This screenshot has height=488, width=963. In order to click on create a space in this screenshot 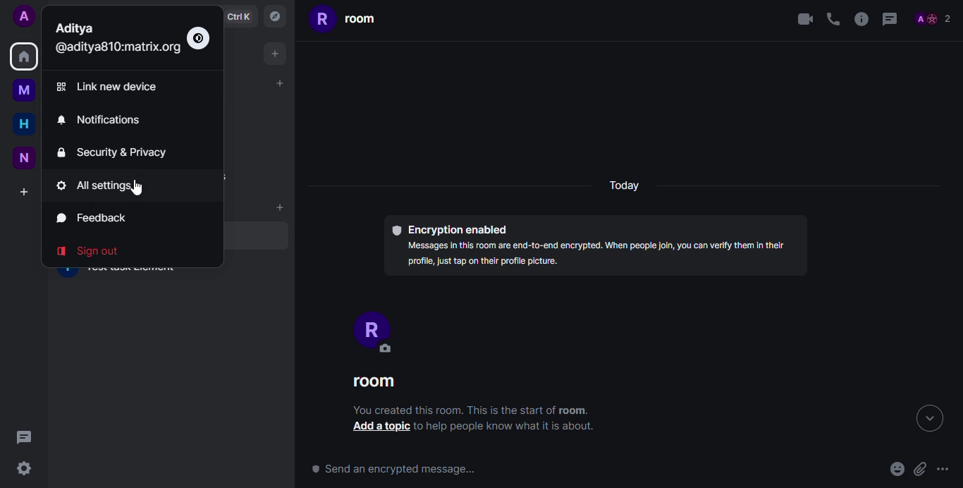, I will do `click(23, 193)`.